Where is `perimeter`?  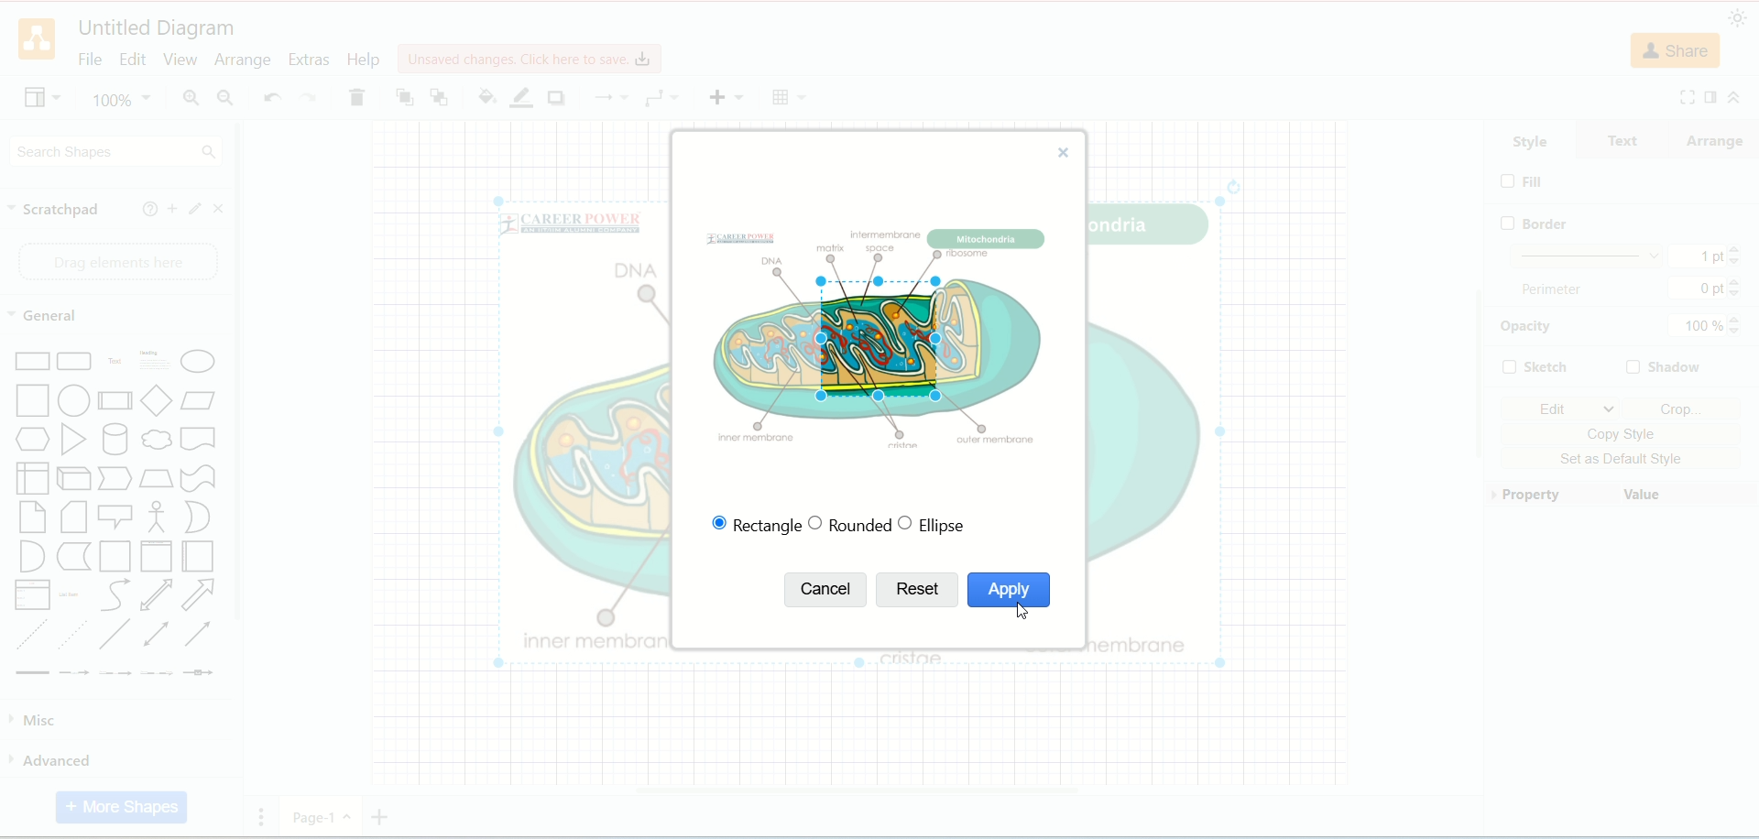
perimeter is located at coordinates (1558, 291).